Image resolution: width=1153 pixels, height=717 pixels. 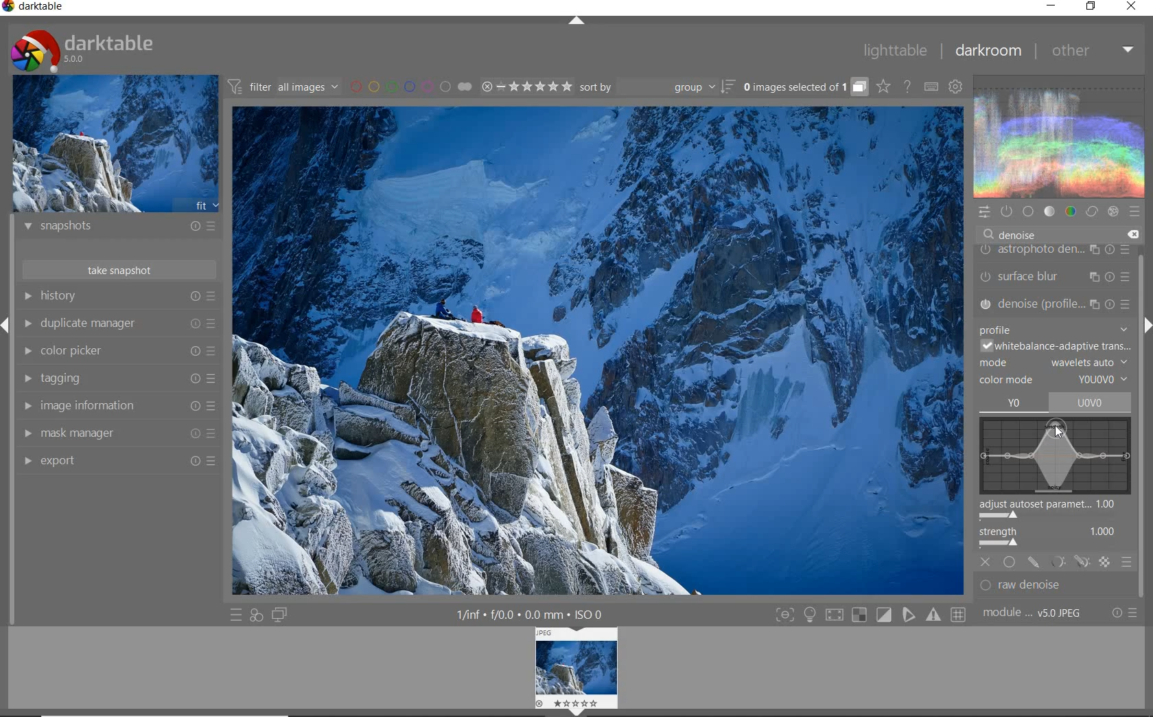 What do you see at coordinates (657, 87) in the screenshot?
I see `sort` at bounding box center [657, 87].